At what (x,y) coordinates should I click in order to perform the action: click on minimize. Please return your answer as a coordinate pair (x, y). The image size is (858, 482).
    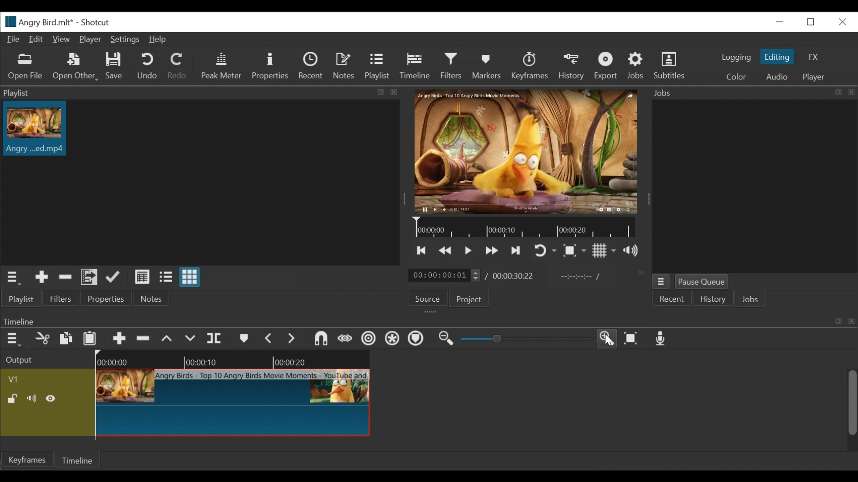
    Looking at the image, I should click on (781, 21).